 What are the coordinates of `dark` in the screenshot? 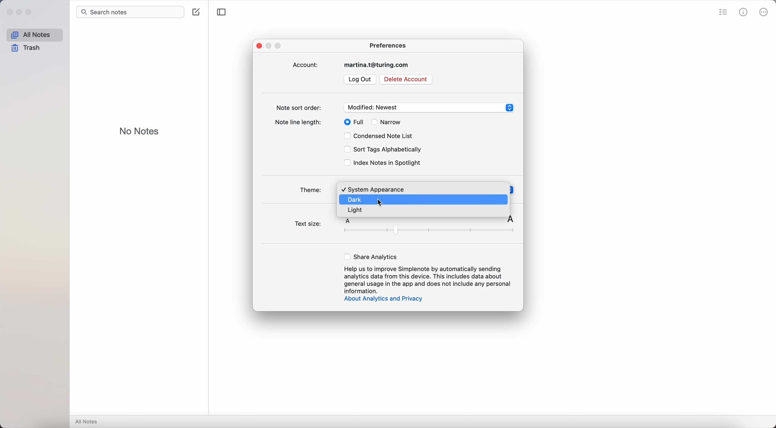 It's located at (356, 199).